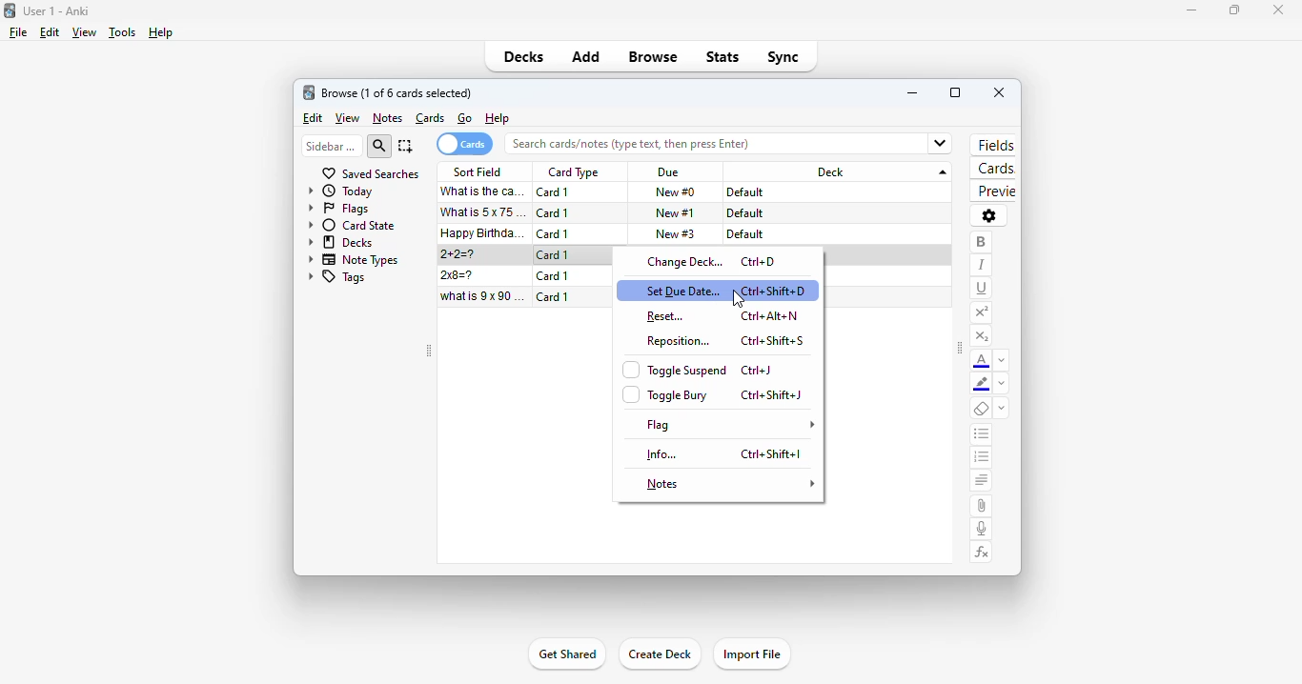  I want to click on attach pictures/audio/video, so click(981, 506).